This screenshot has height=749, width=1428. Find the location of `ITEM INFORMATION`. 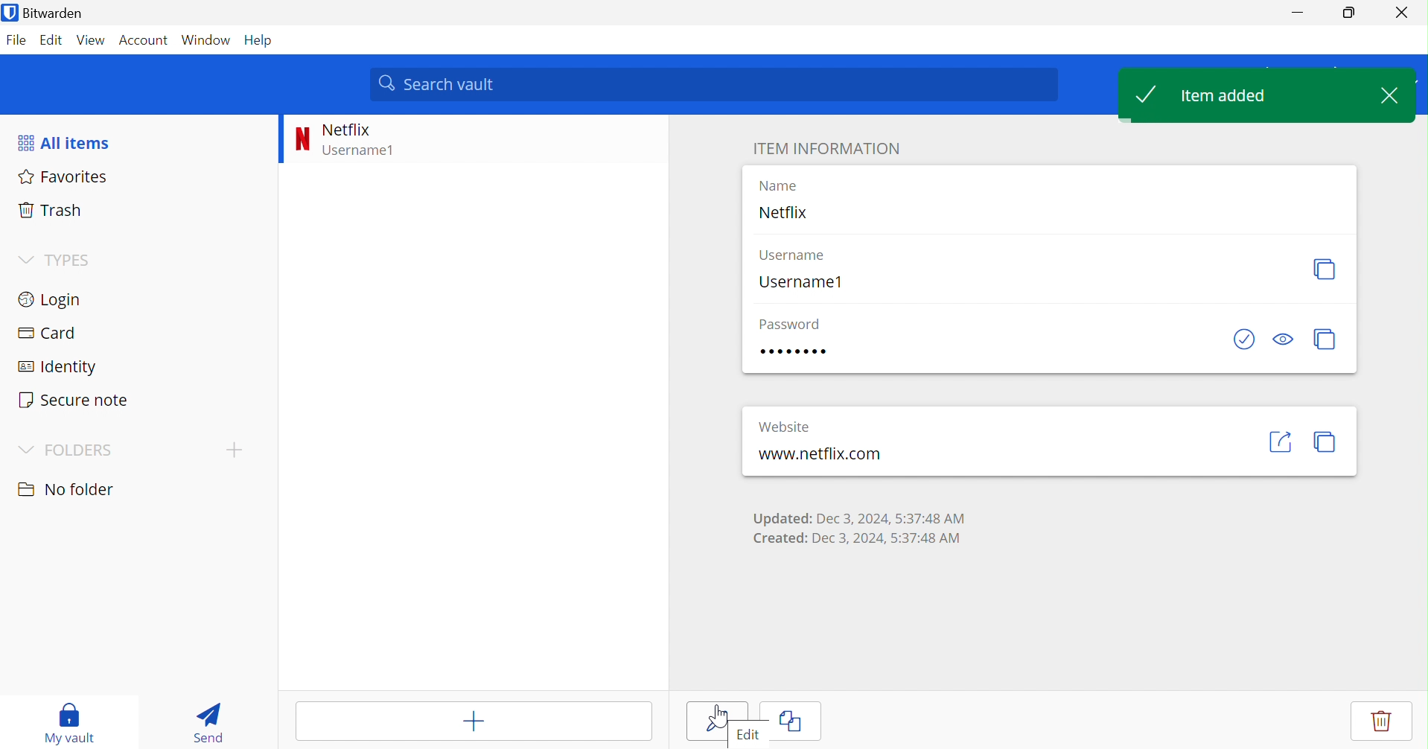

ITEM INFORMATION is located at coordinates (827, 149).